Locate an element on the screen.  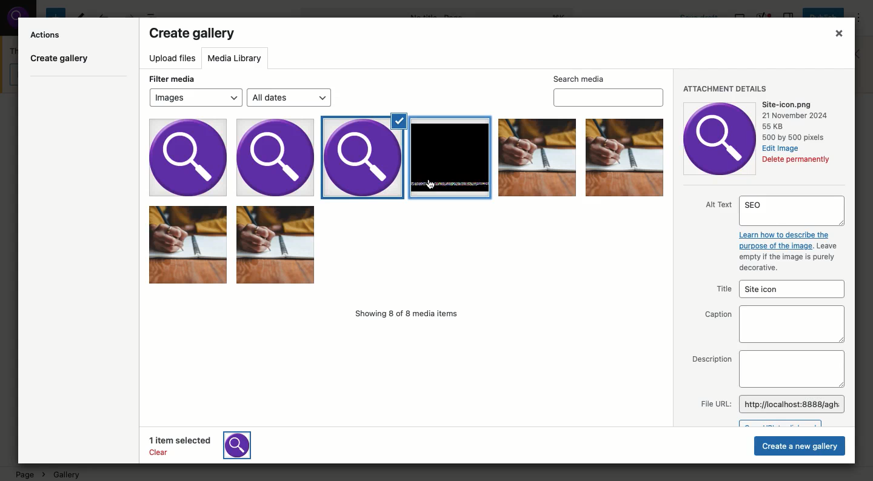
Selected is located at coordinates (364, 154).